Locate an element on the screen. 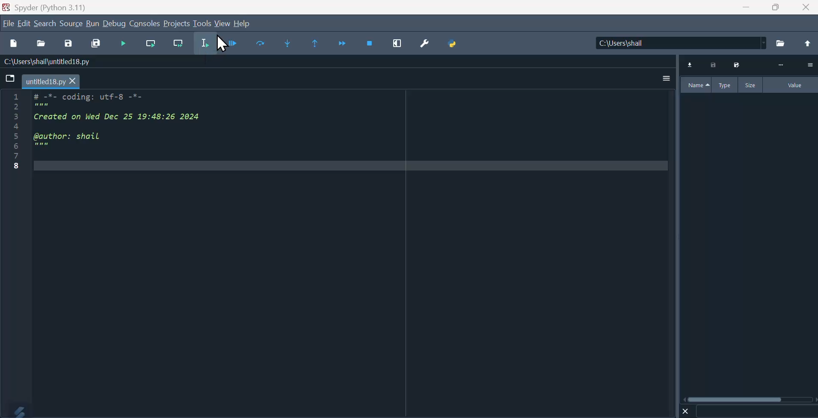 The image size is (818, 418). File is located at coordinates (11, 79).